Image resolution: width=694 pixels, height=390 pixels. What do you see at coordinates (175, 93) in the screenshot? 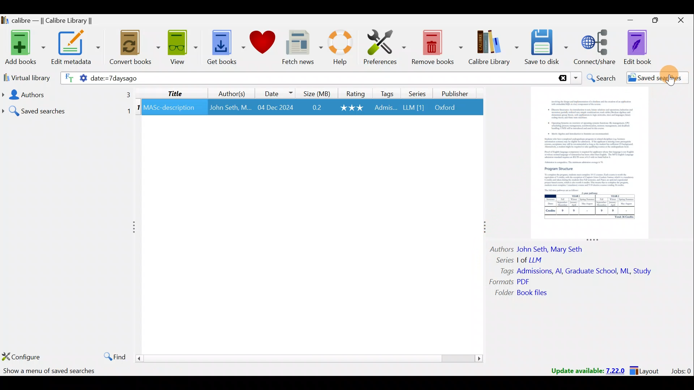
I see `Title` at bounding box center [175, 93].